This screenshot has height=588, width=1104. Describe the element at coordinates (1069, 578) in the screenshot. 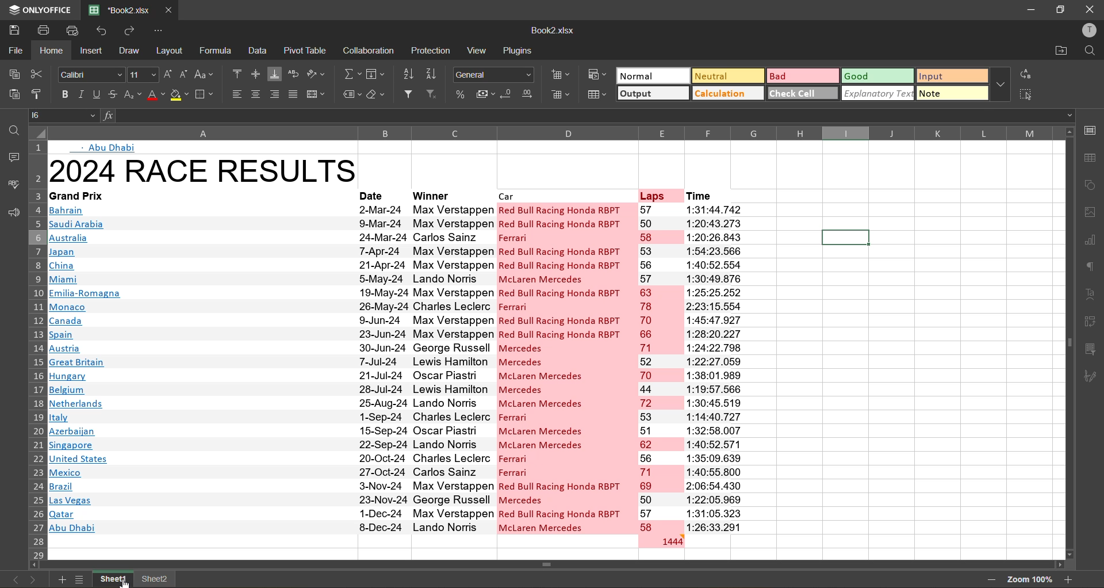

I see `zoom in ` at that location.